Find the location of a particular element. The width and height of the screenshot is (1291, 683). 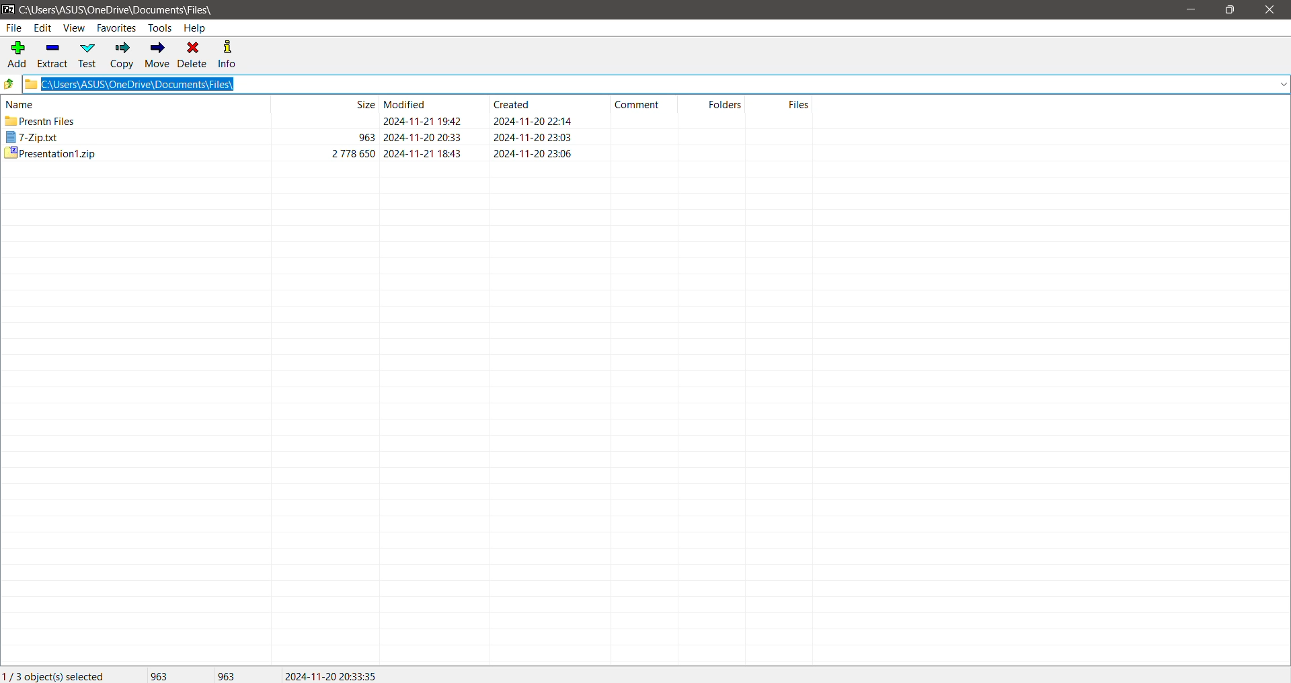

Copy is located at coordinates (120, 56).